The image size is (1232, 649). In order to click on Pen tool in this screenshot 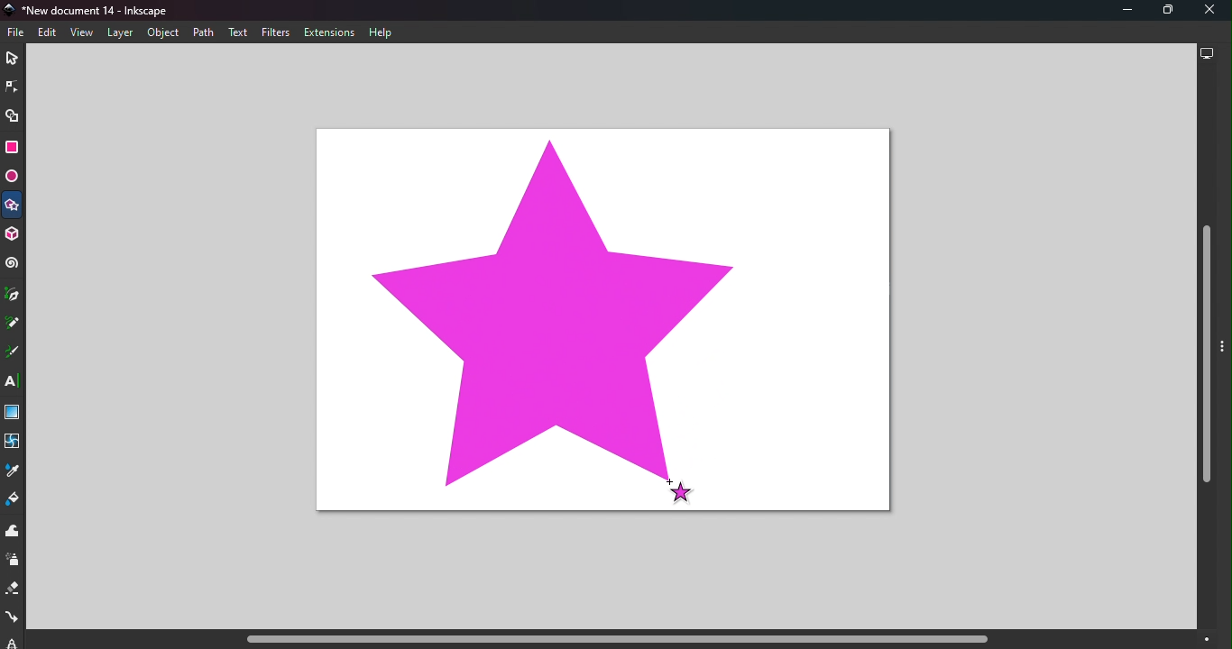, I will do `click(14, 295)`.